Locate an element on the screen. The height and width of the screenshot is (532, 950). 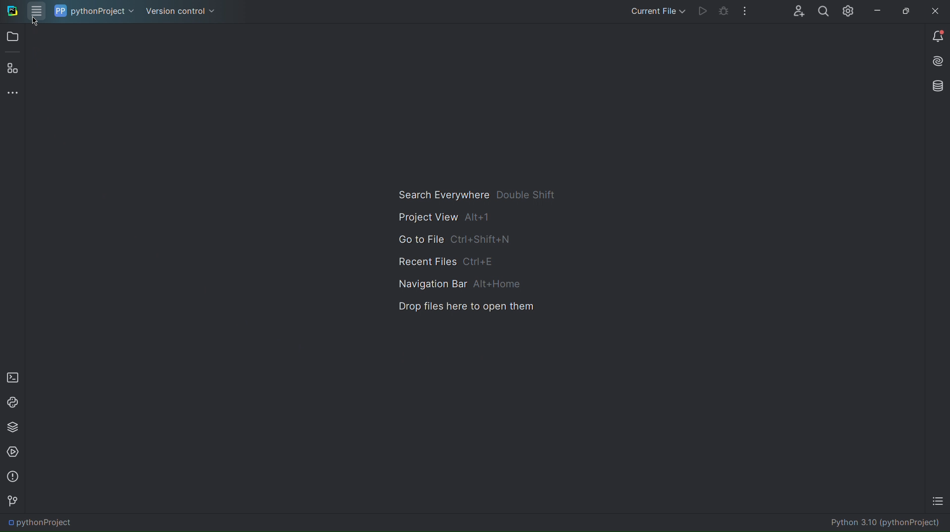
Maximize is located at coordinates (904, 10).